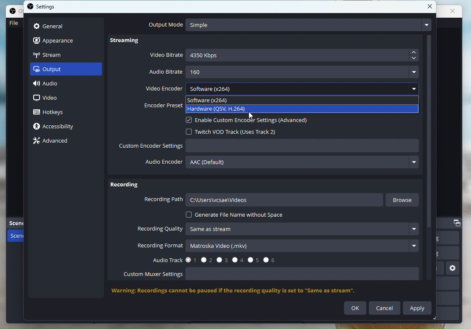  Describe the element at coordinates (55, 71) in the screenshot. I see `output` at that location.